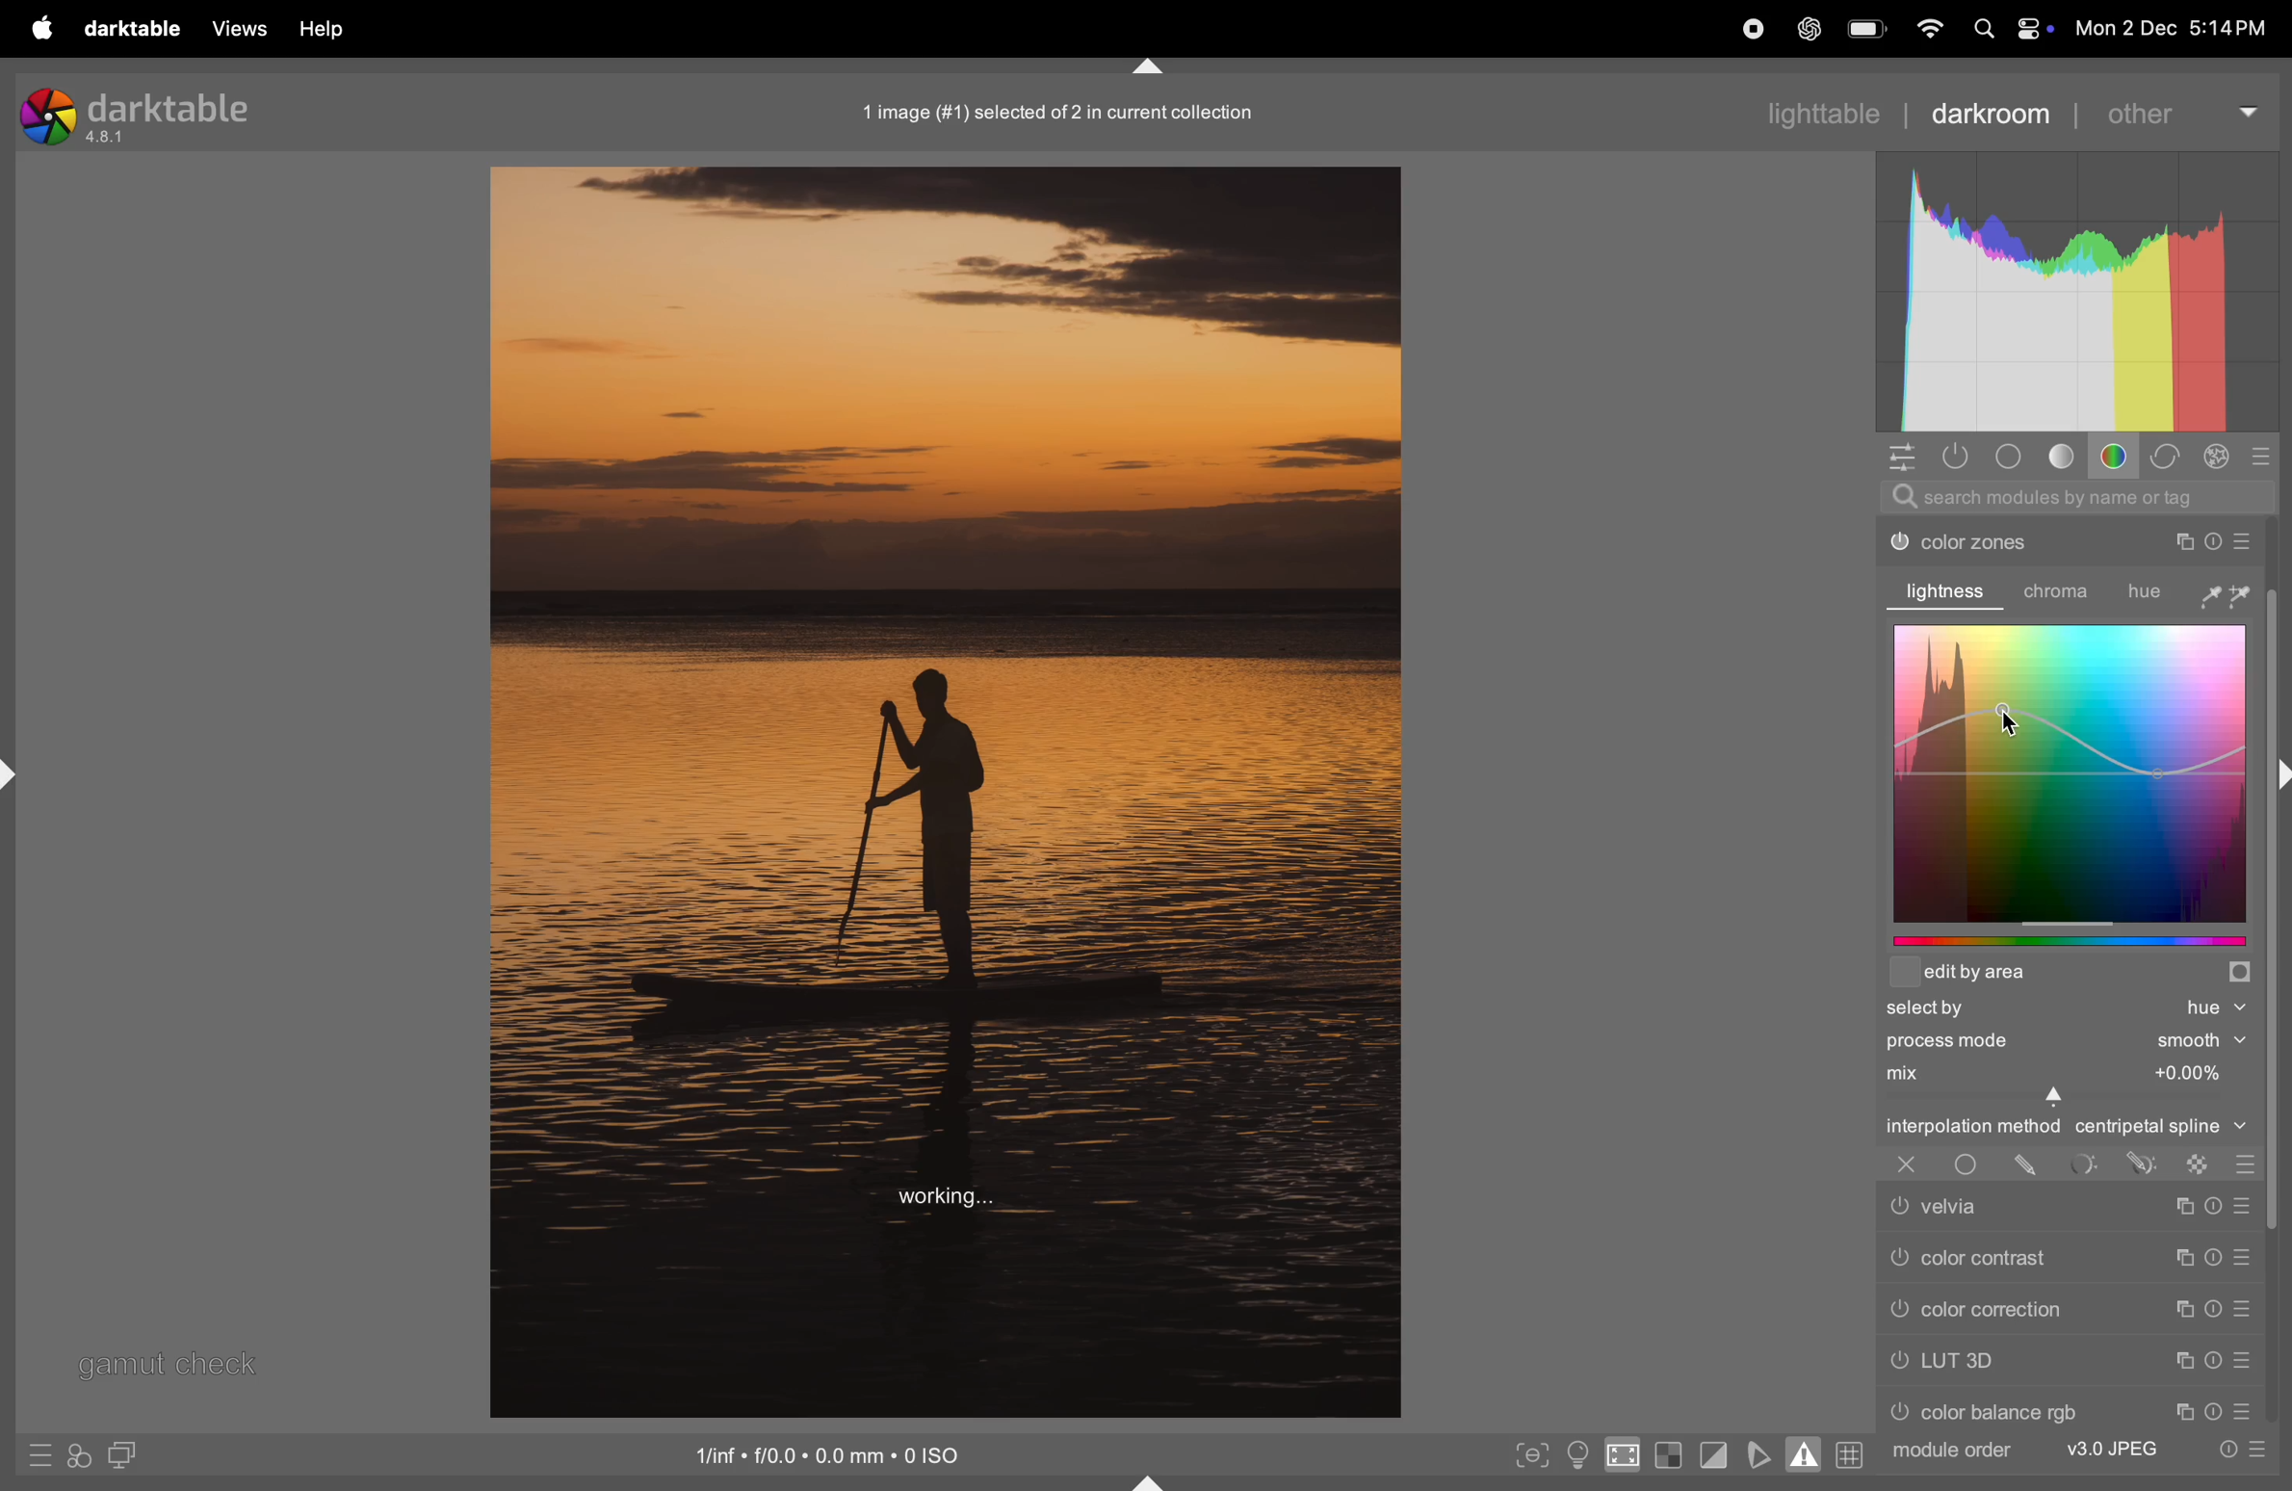  What do you see at coordinates (126, 1457) in the screenshot?
I see `display second window` at bounding box center [126, 1457].